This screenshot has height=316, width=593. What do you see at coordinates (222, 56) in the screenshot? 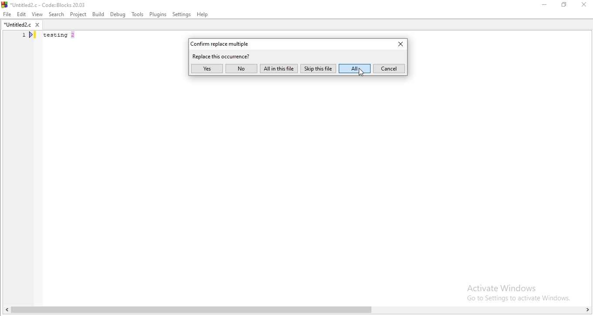
I see `replace this occurence` at bounding box center [222, 56].